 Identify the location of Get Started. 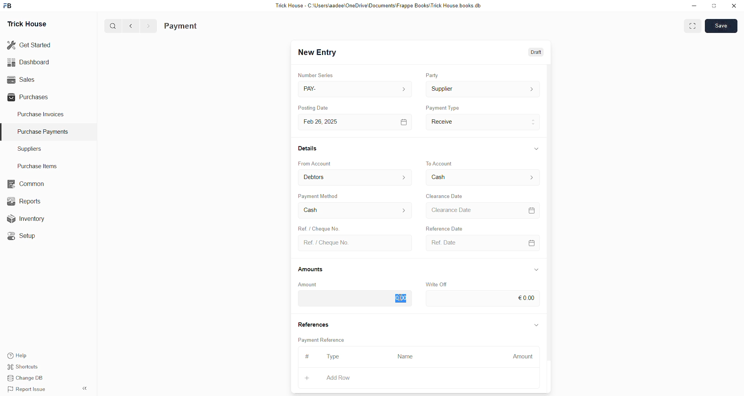
(31, 44).